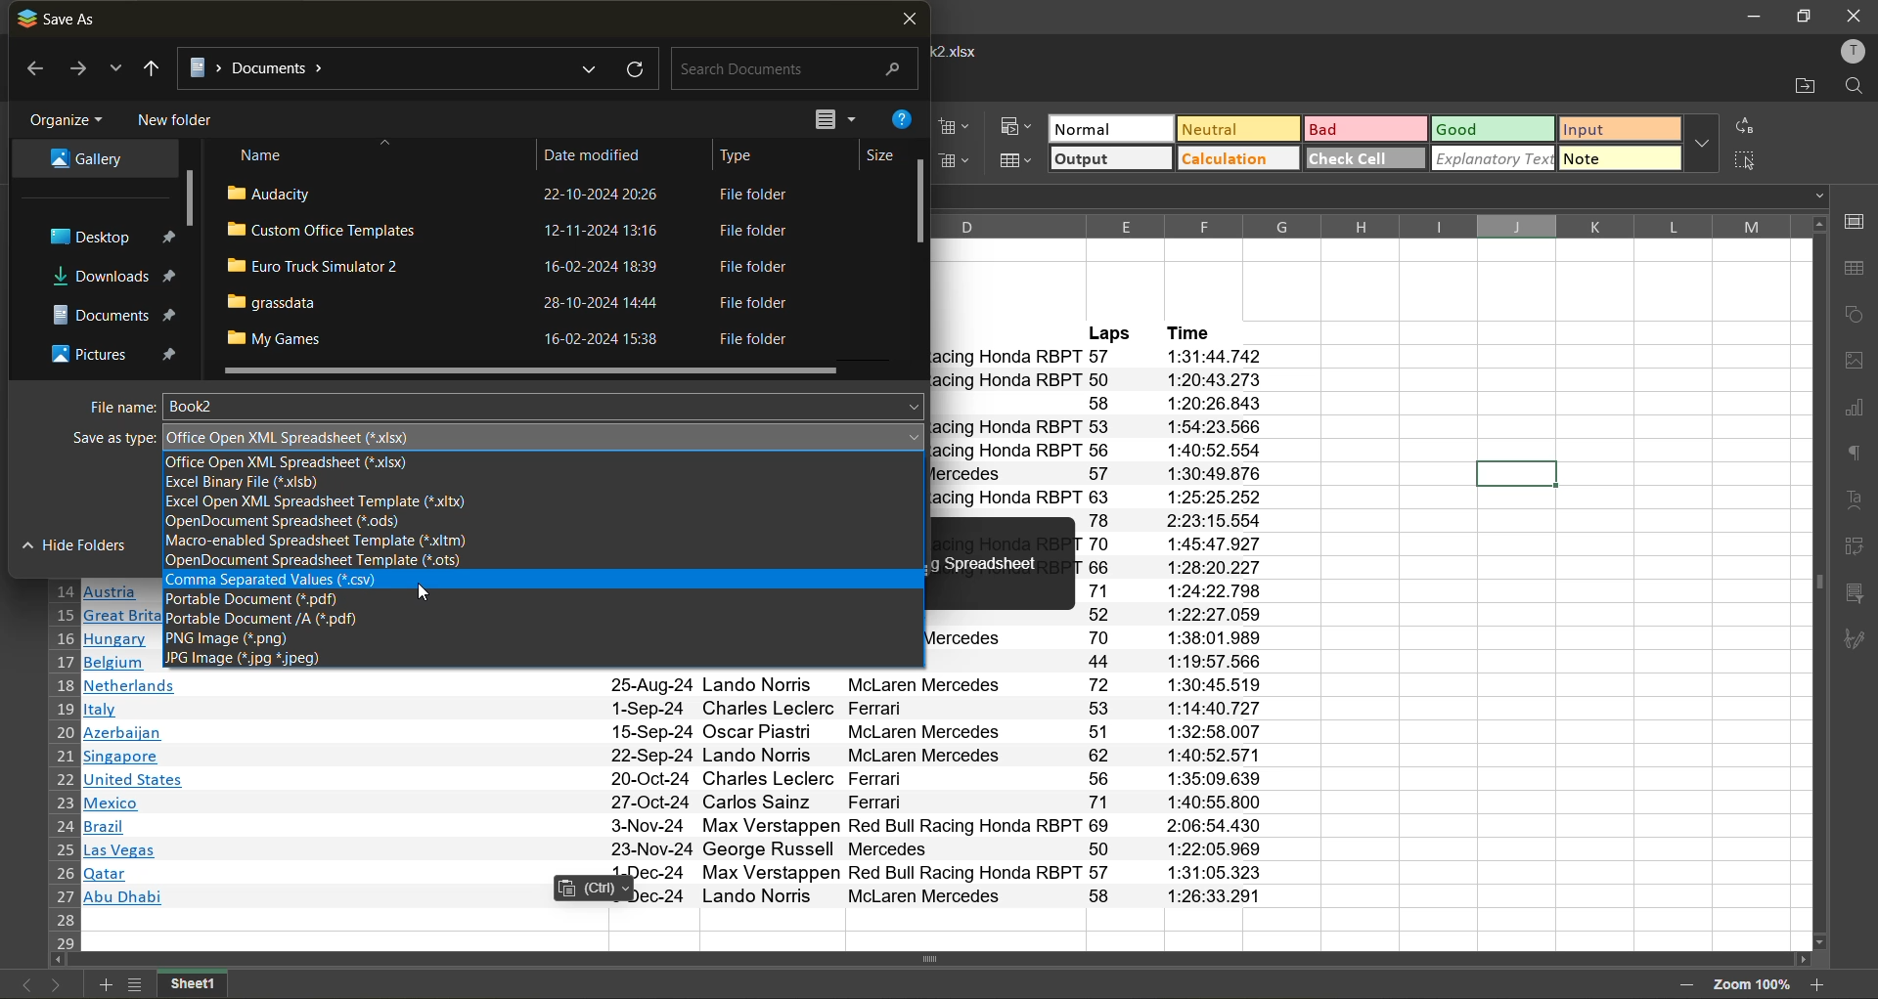 The width and height of the screenshot is (1878, 999). What do you see at coordinates (1516, 472) in the screenshot?
I see `current cell` at bounding box center [1516, 472].